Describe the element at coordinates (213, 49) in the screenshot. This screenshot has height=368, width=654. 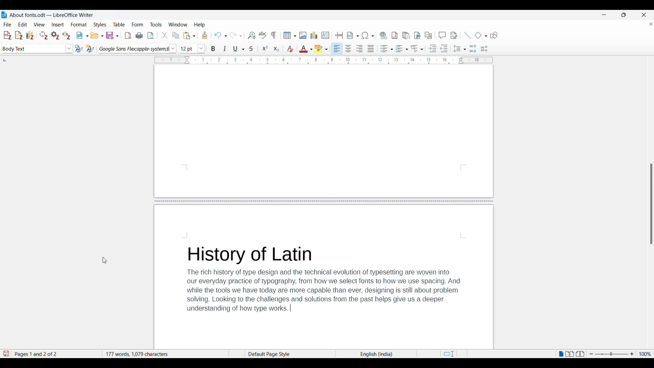
I see `Bold` at that location.